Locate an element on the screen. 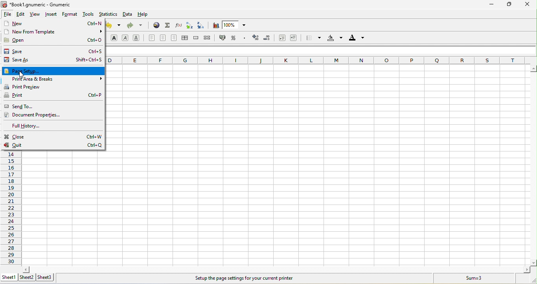  increase the indent is located at coordinates (294, 39).